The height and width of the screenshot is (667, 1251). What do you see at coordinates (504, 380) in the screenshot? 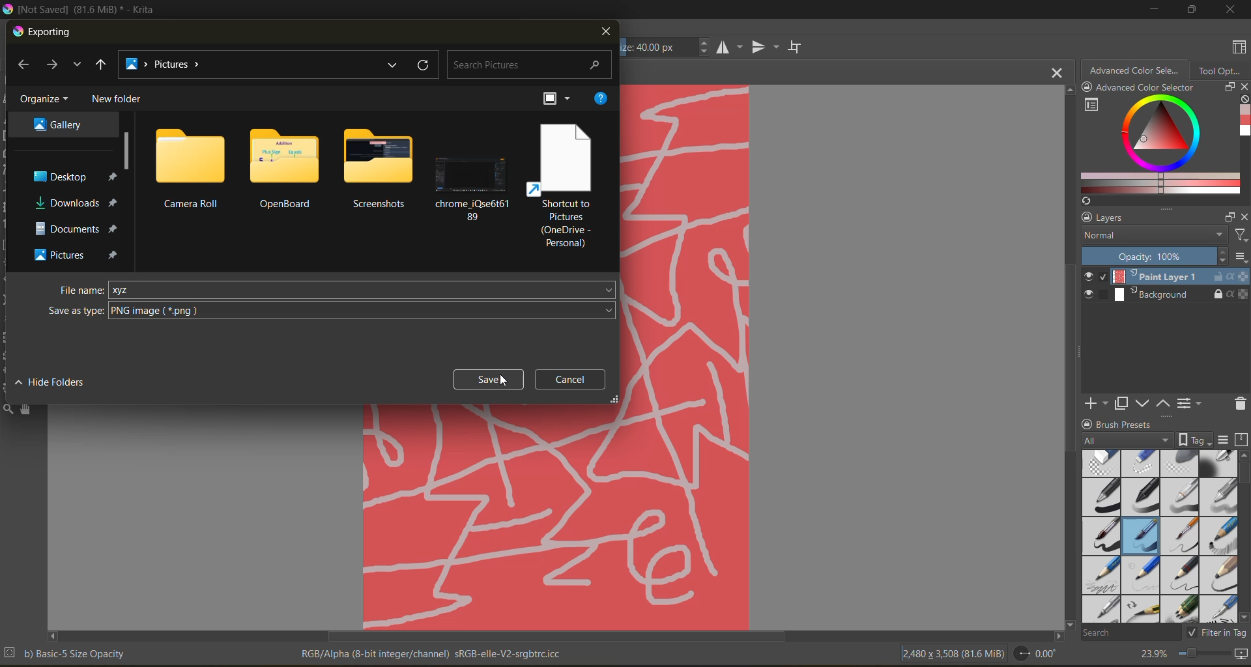
I see `cursor` at bounding box center [504, 380].